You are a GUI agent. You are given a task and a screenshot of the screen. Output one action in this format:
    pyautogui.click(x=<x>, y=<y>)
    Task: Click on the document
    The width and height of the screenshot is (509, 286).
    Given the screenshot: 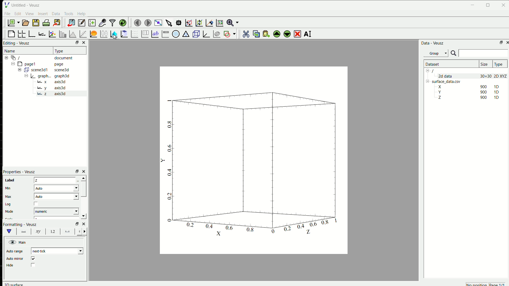 What is the action you would take?
    pyautogui.click(x=63, y=58)
    